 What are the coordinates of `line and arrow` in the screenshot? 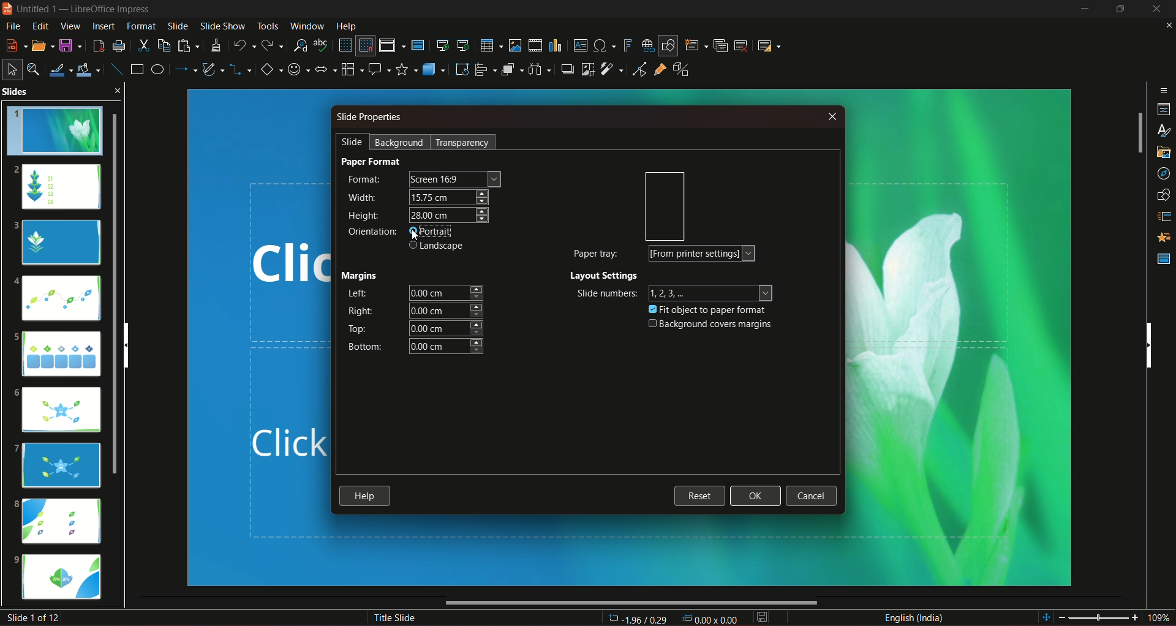 It's located at (186, 69).